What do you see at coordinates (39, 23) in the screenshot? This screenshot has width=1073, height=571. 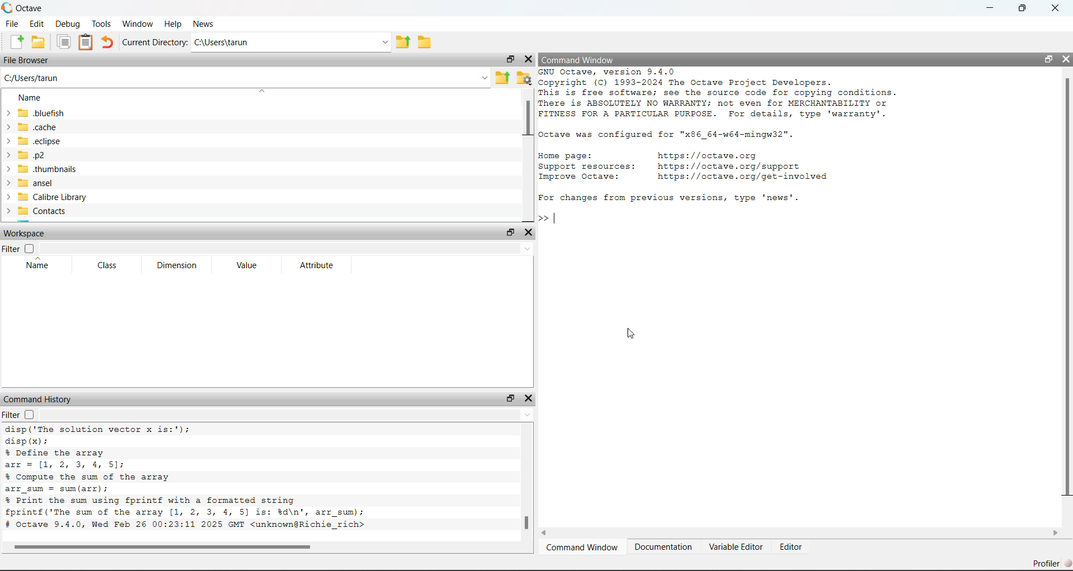 I see `Edit` at bounding box center [39, 23].